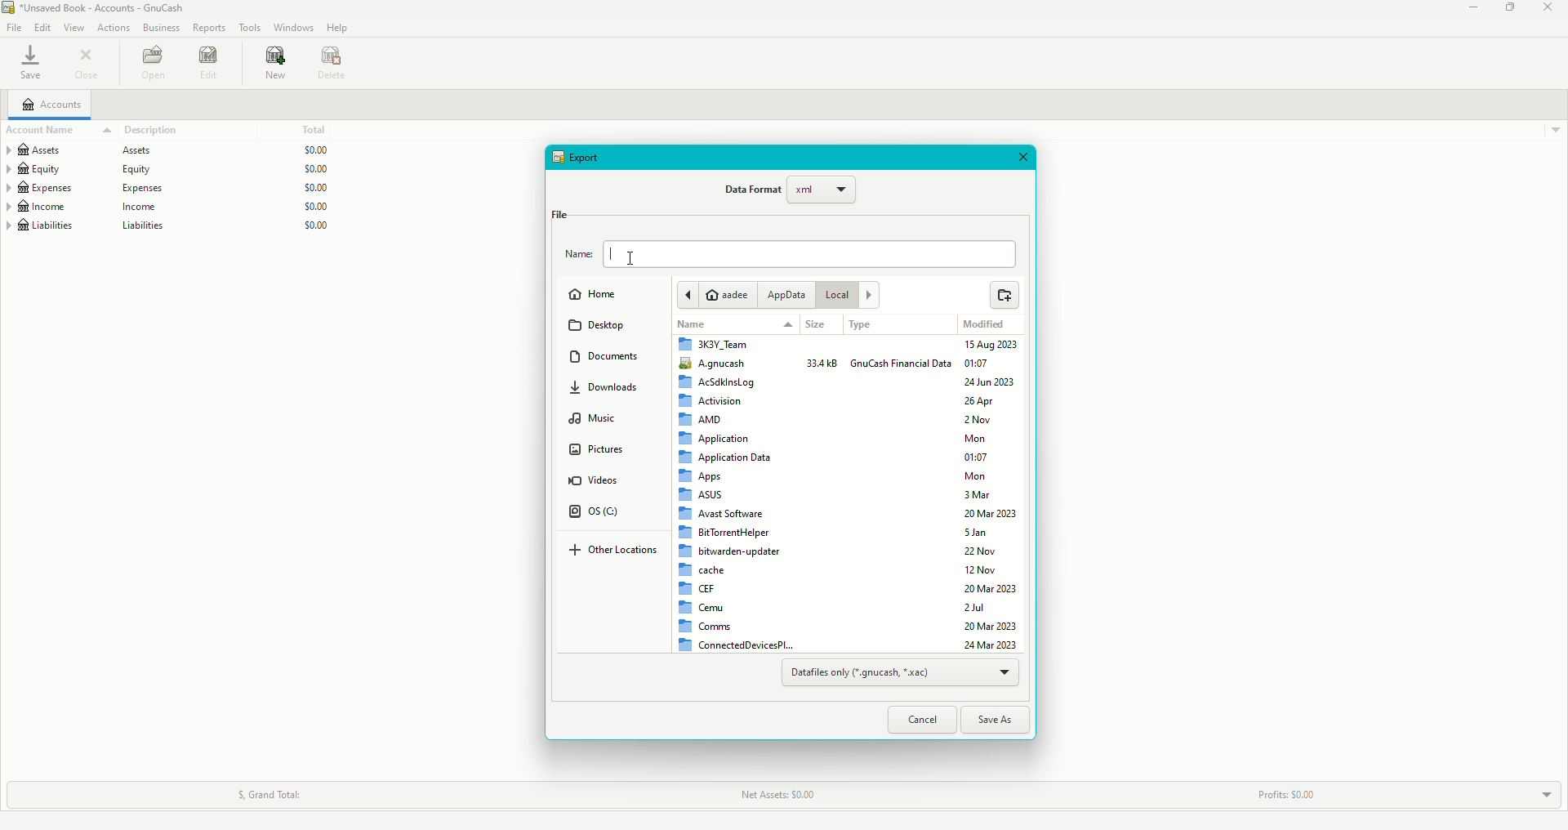 The width and height of the screenshot is (1568, 830). Describe the element at coordinates (42, 27) in the screenshot. I see `Edit` at that location.